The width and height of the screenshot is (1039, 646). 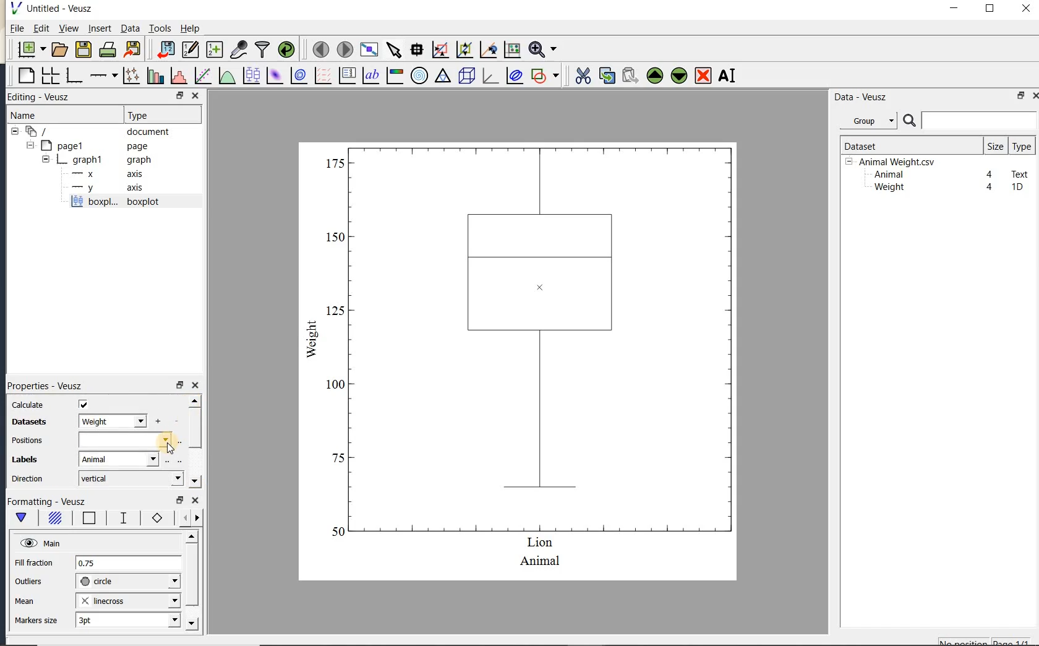 I want to click on page1, so click(x=88, y=147).